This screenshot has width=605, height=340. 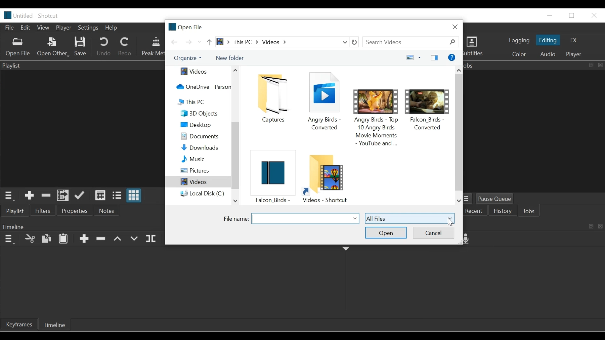 What do you see at coordinates (345, 281) in the screenshot?
I see `Timeline cursor` at bounding box center [345, 281].